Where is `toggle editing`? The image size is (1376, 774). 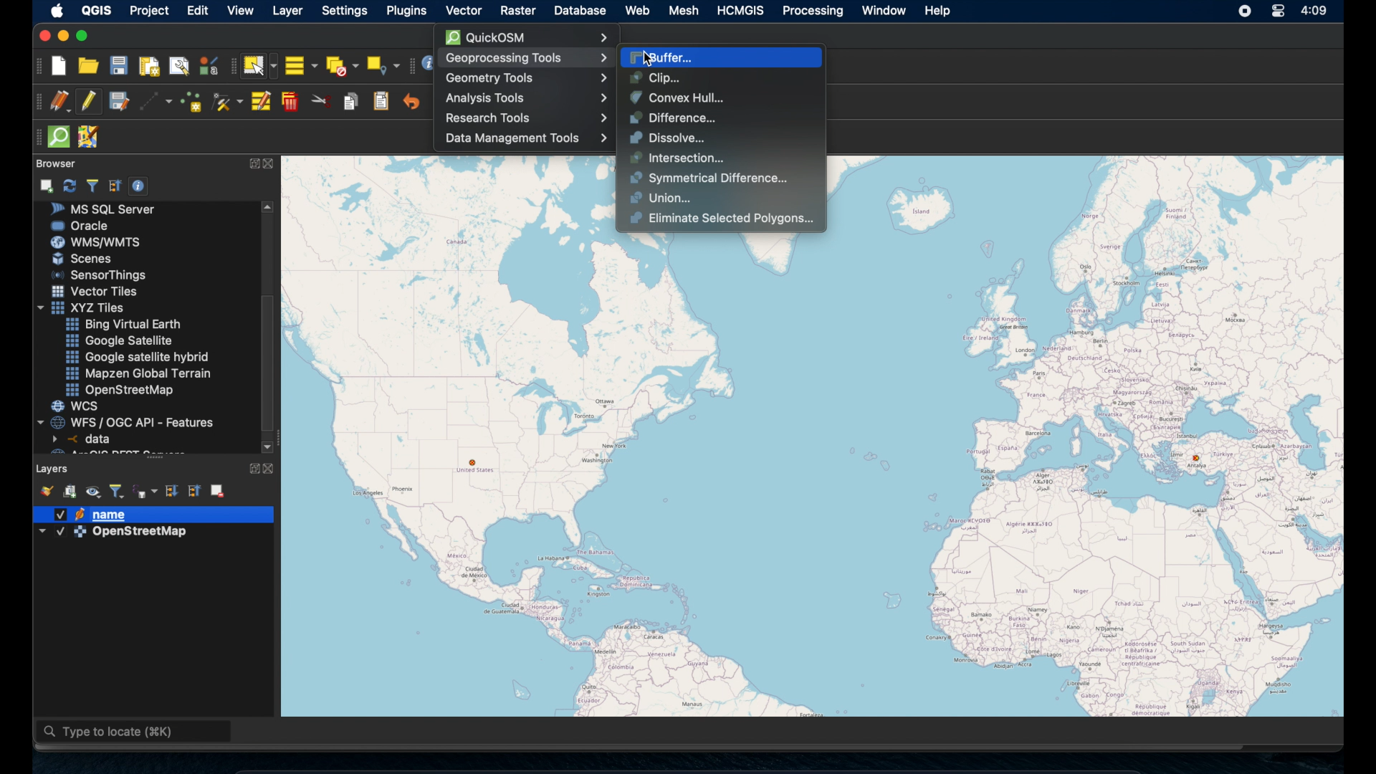
toggle editing is located at coordinates (88, 101).